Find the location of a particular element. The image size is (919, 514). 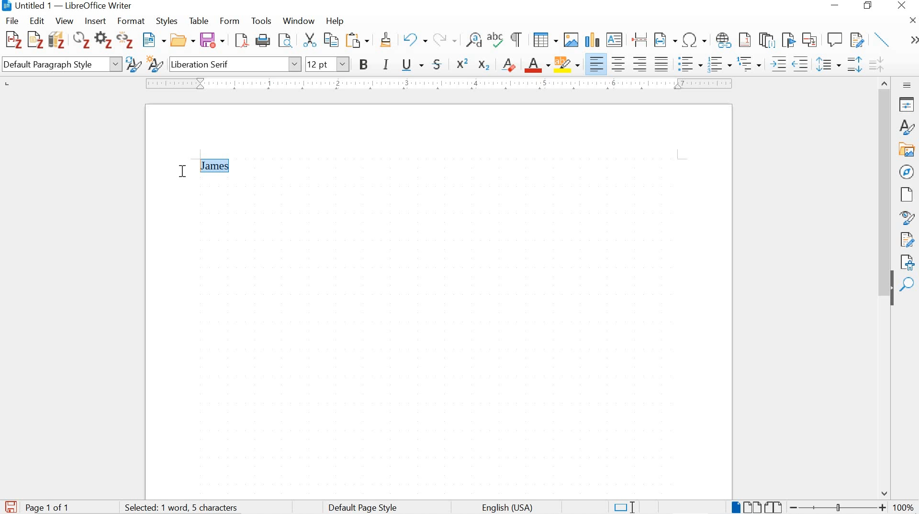

tools is located at coordinates (262, 21).